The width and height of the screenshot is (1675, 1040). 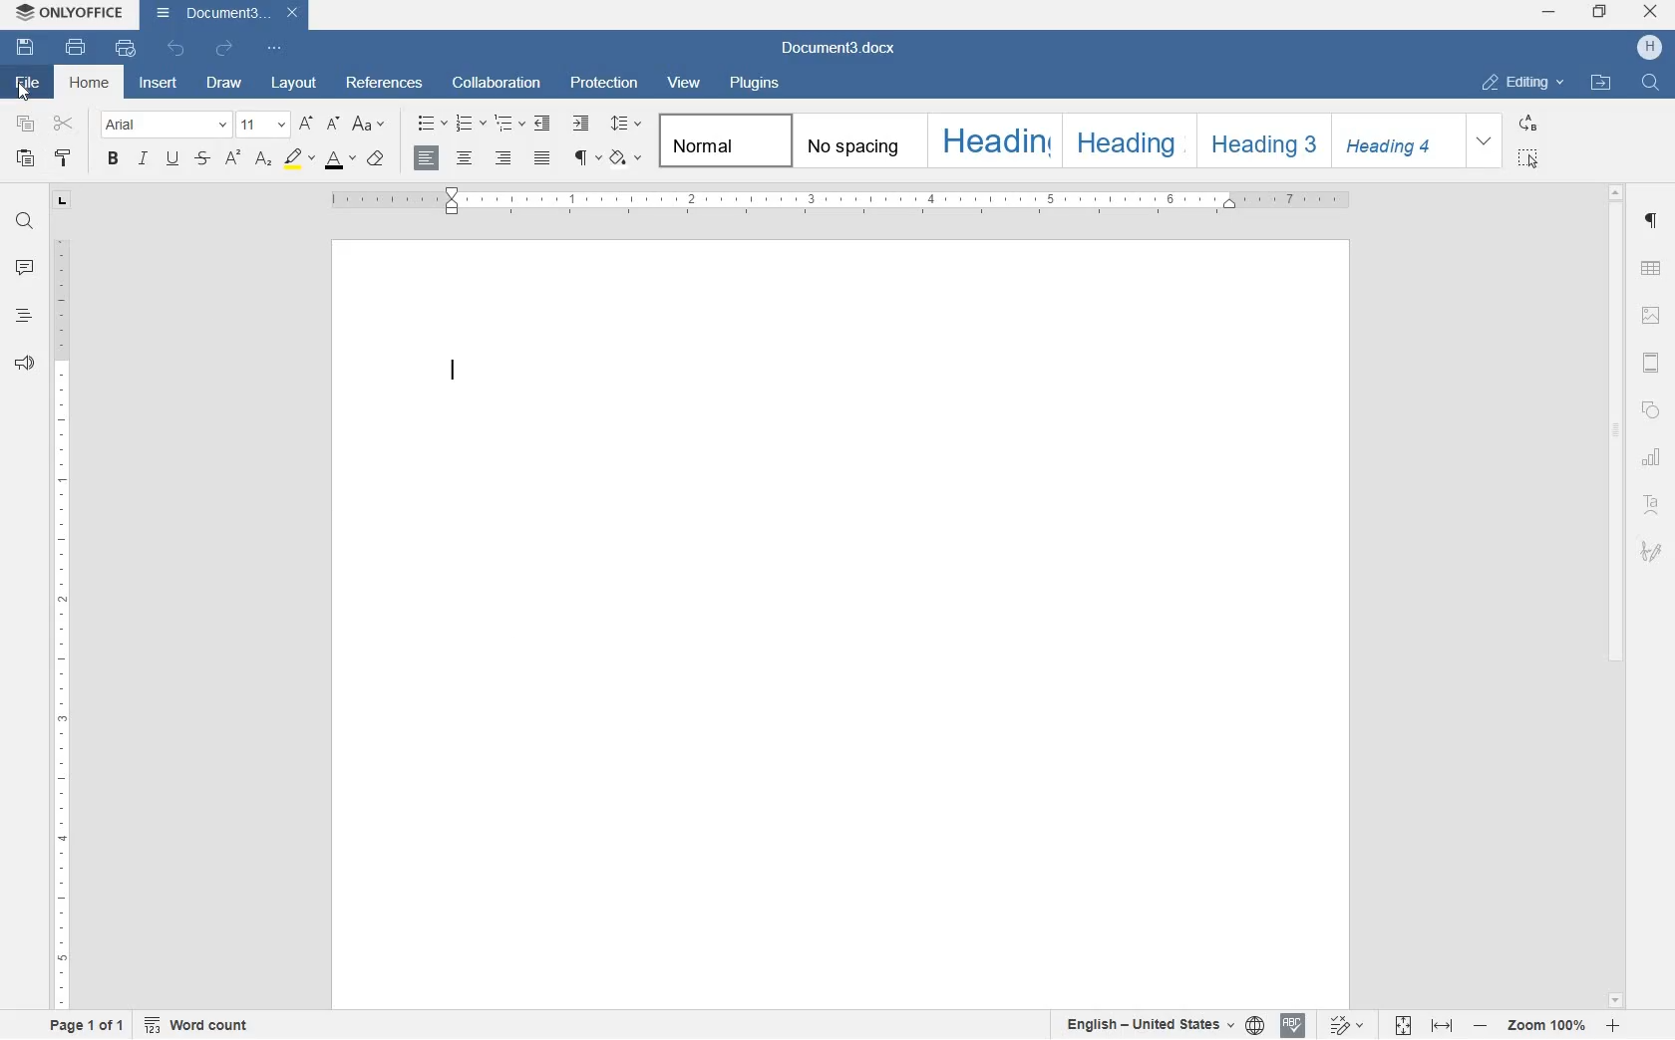 I want to click on decrement font size, so click(x=333, y=124).